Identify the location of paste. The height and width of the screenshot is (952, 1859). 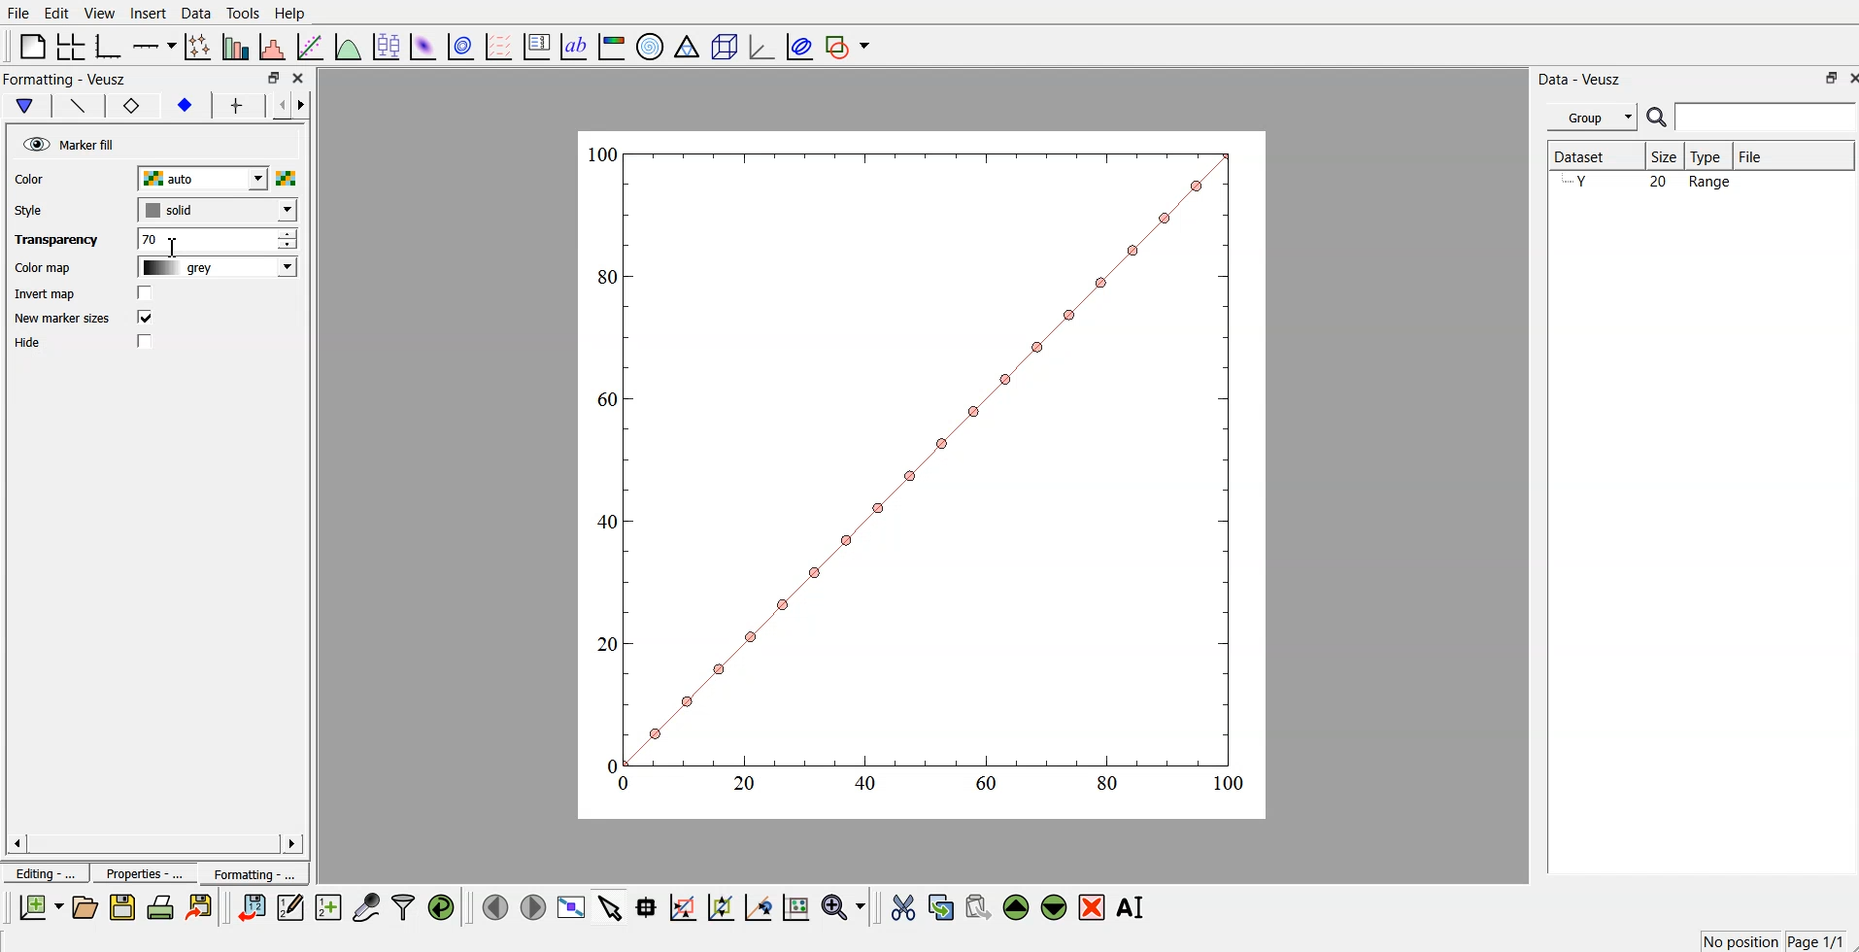
(979, 904).